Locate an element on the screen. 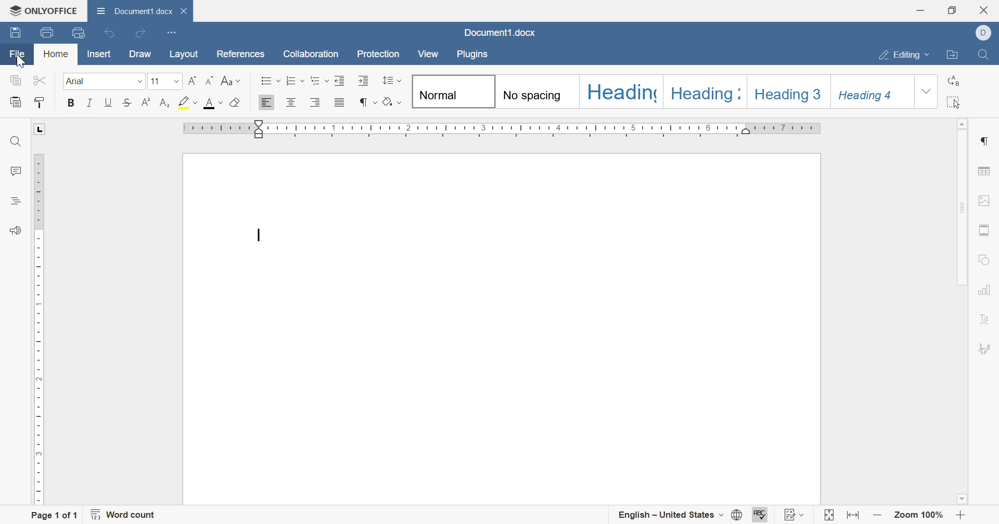 This screenshot has width=999, height=524. shape settings is located at coordinates (987, 260).